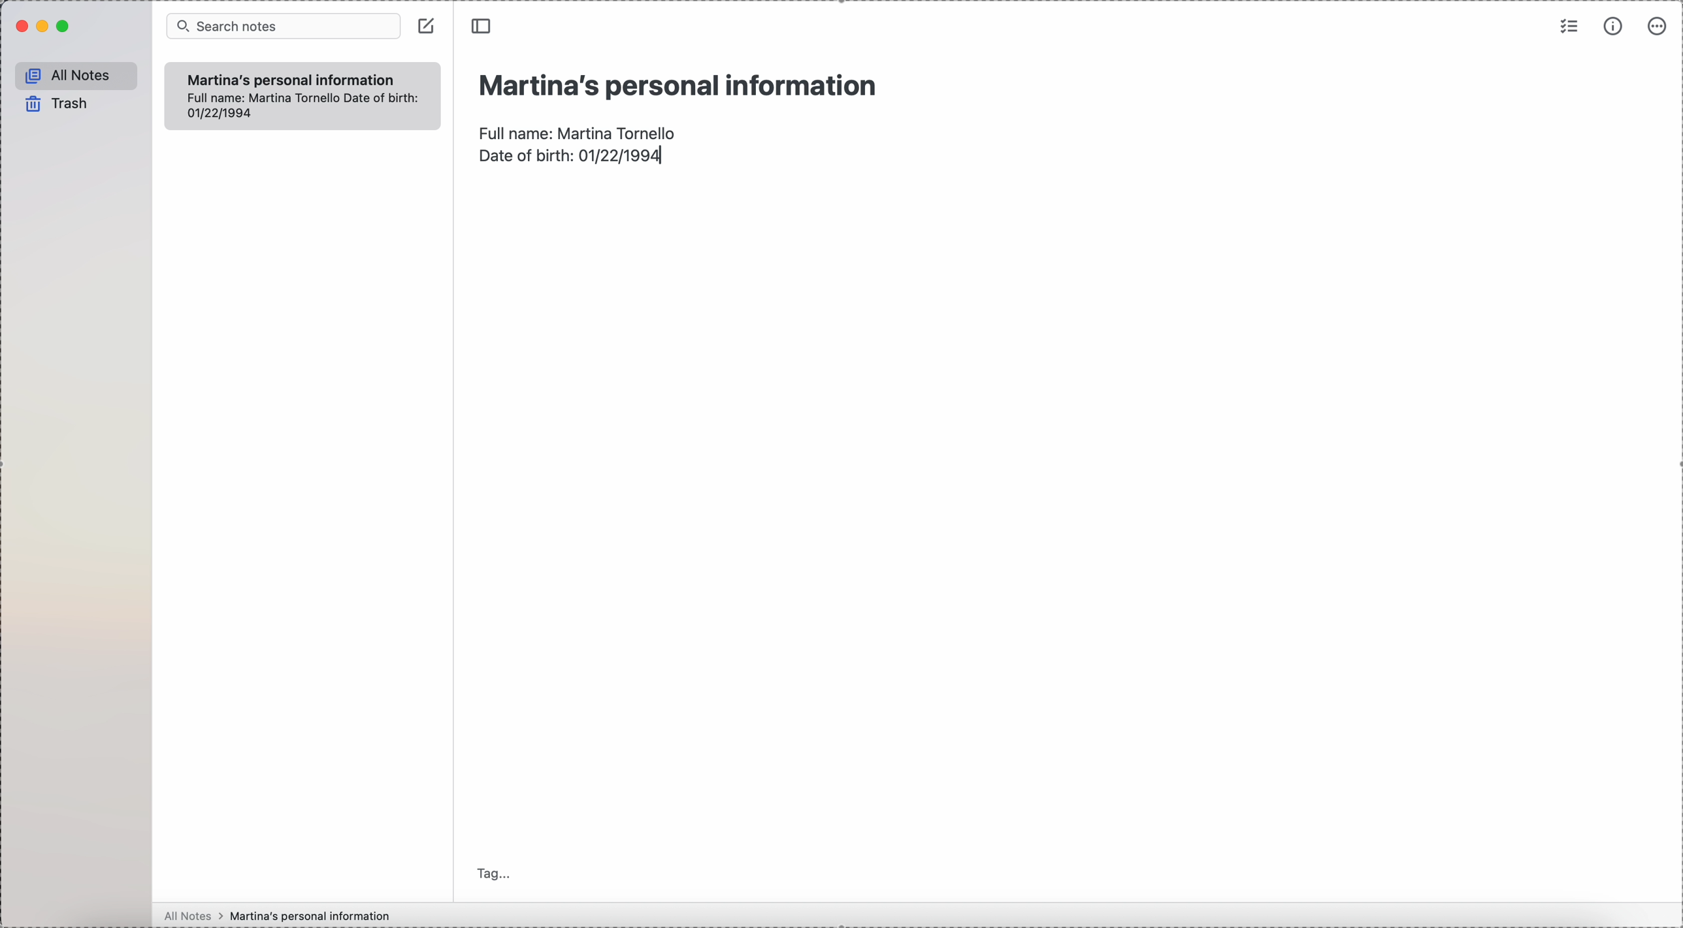 The width and height of the screenshot is (1683, 928). Describe the element at coordinates (580, 131) in the screenshot. I see `full name: Martina Tornello` at that location.